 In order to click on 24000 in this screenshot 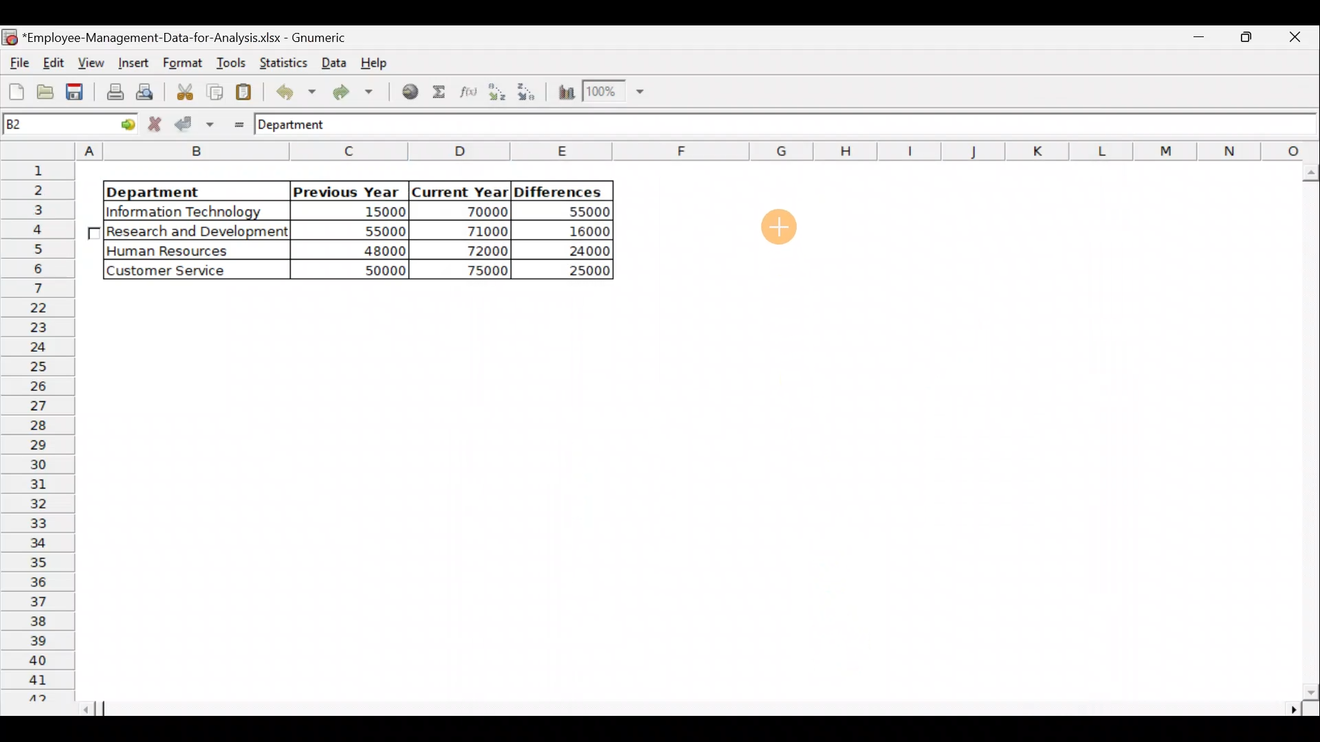, I will do `click(573, 251)`.